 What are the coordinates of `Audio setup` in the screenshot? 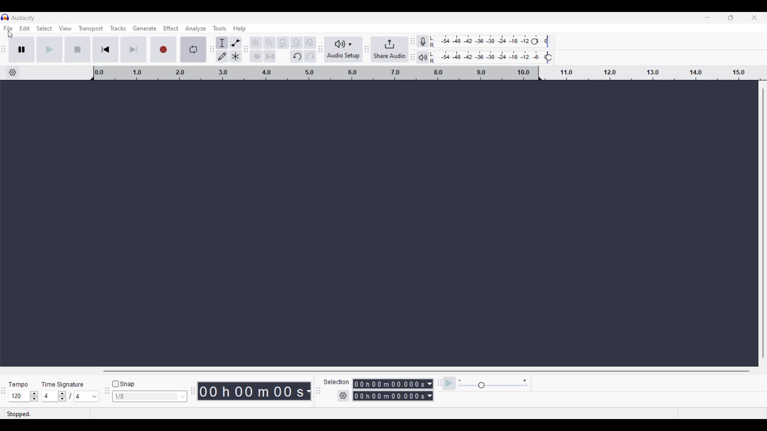 It's located at (342, 49).